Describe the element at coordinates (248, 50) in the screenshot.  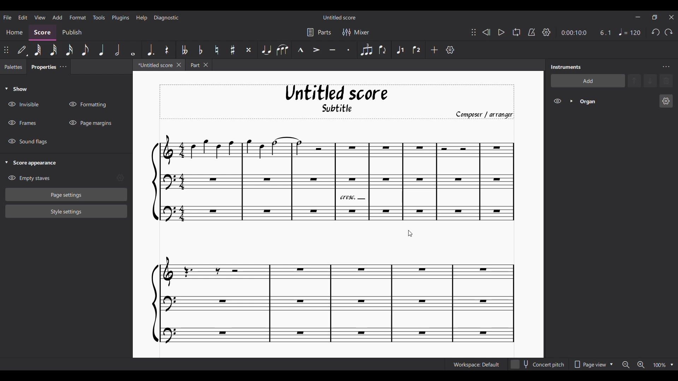
I see `Toggle double sharp` at that location.